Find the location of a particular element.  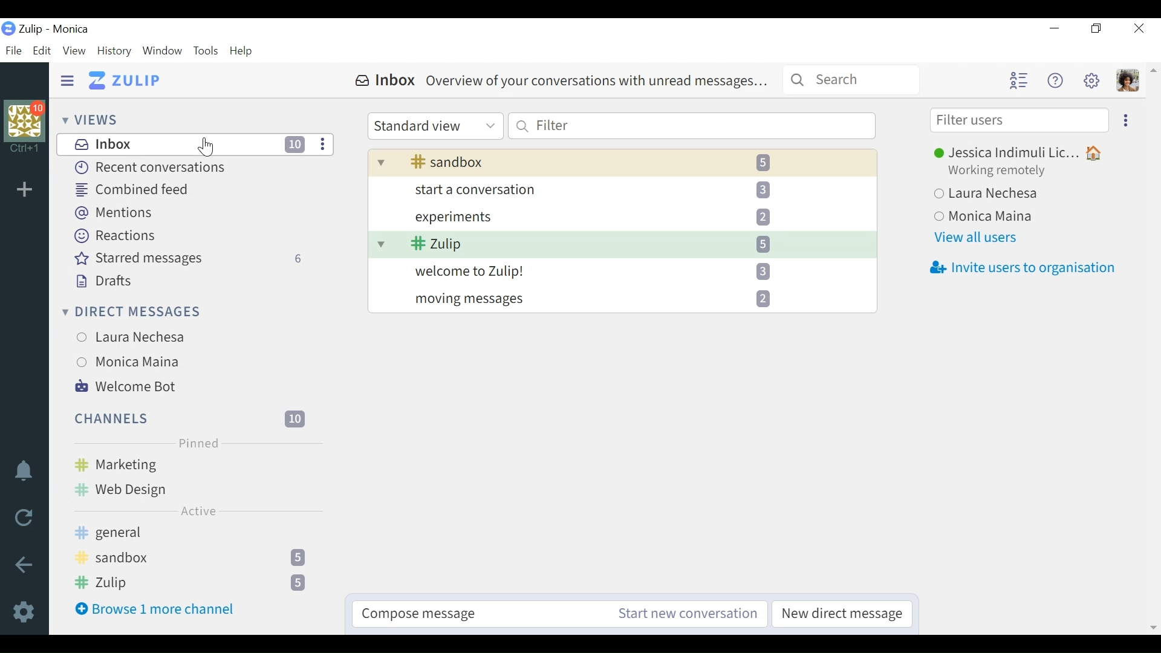

Browse more channel is located at coordinates (160, 609).